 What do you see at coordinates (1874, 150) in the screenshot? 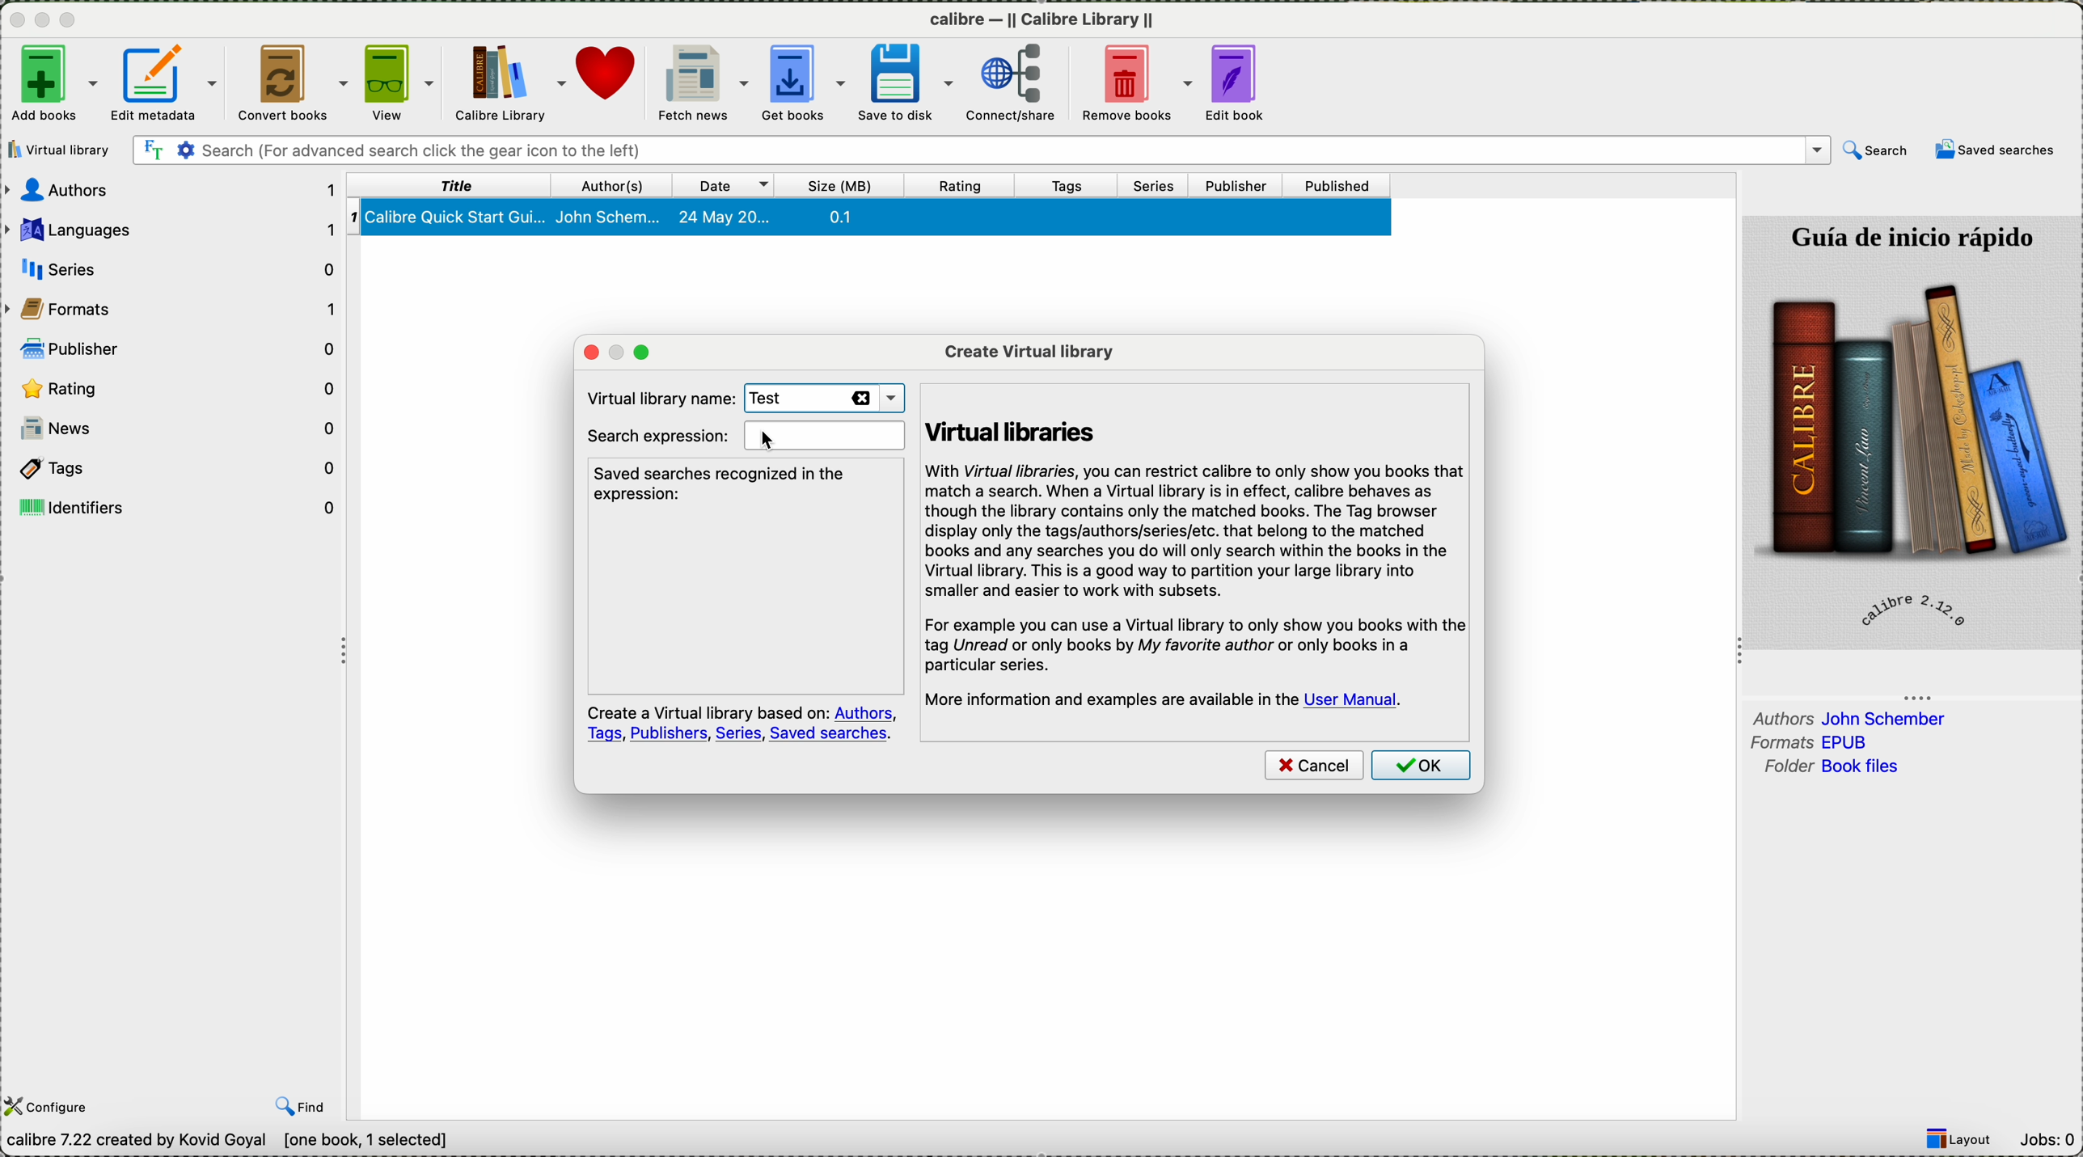
I see `search` at bounding box center [1874, 150].